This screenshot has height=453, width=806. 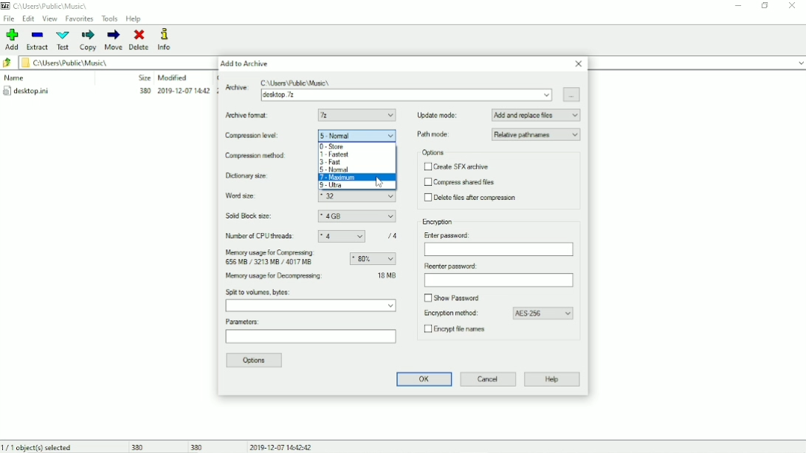 I want to click on Number of CPU threads, so click(x=261, y=236).